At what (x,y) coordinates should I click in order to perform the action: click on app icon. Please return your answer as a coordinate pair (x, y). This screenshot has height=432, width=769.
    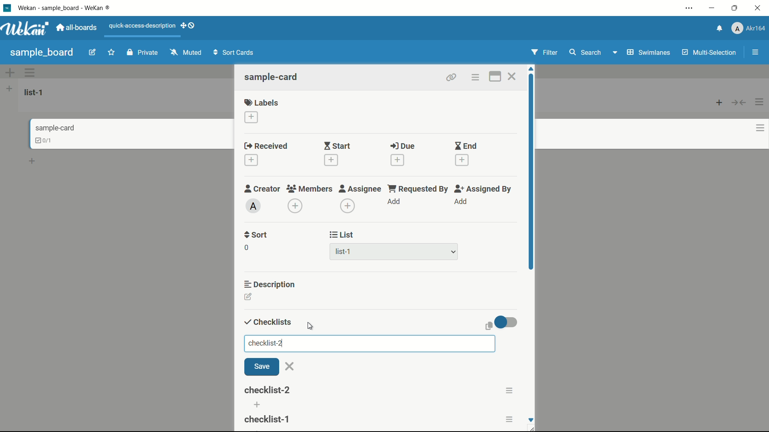
    Looking at the image, I should click on (7, 8).